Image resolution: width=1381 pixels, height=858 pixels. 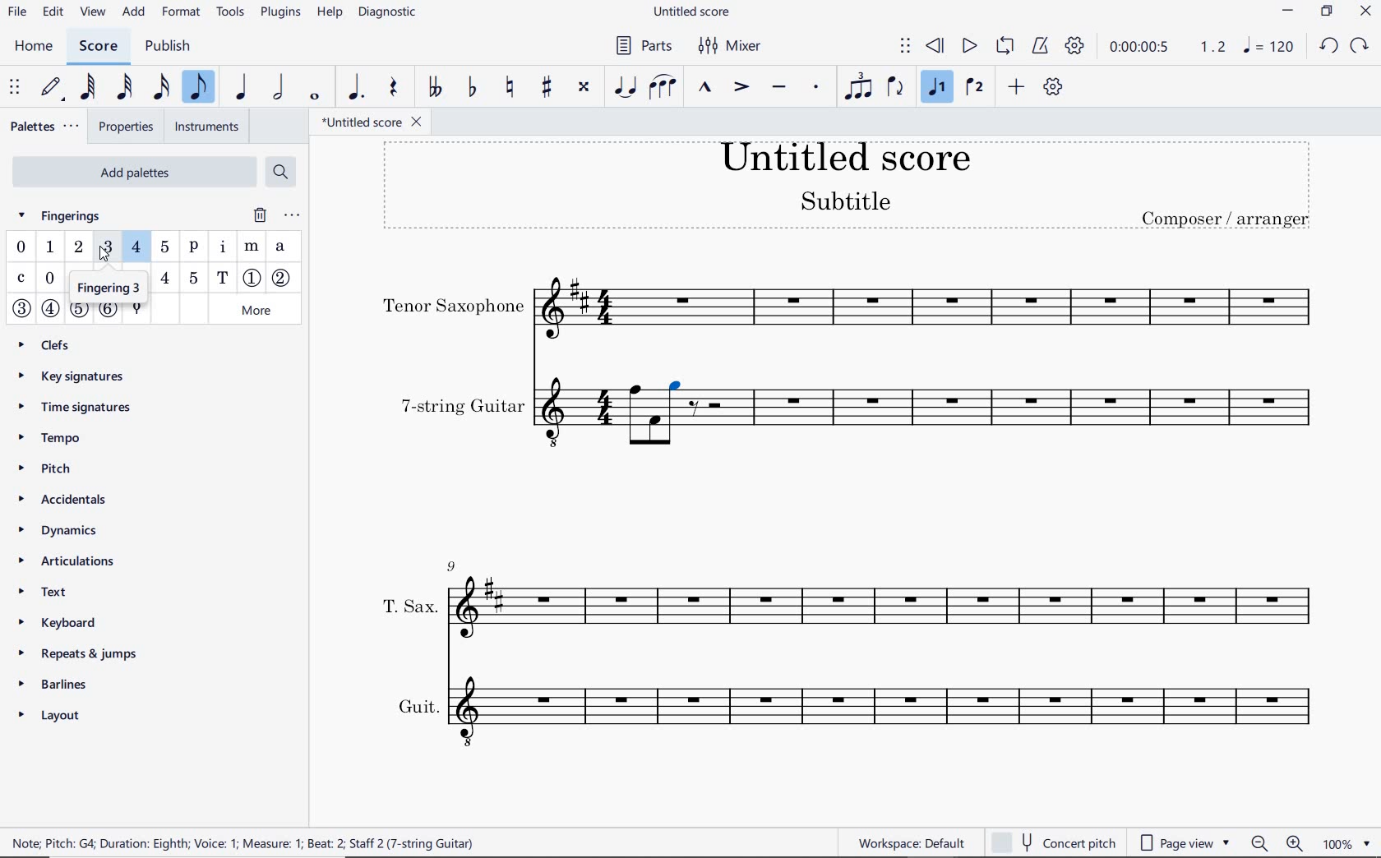 I want to click on rh guitar fingering p, so click(x=192, y=249).